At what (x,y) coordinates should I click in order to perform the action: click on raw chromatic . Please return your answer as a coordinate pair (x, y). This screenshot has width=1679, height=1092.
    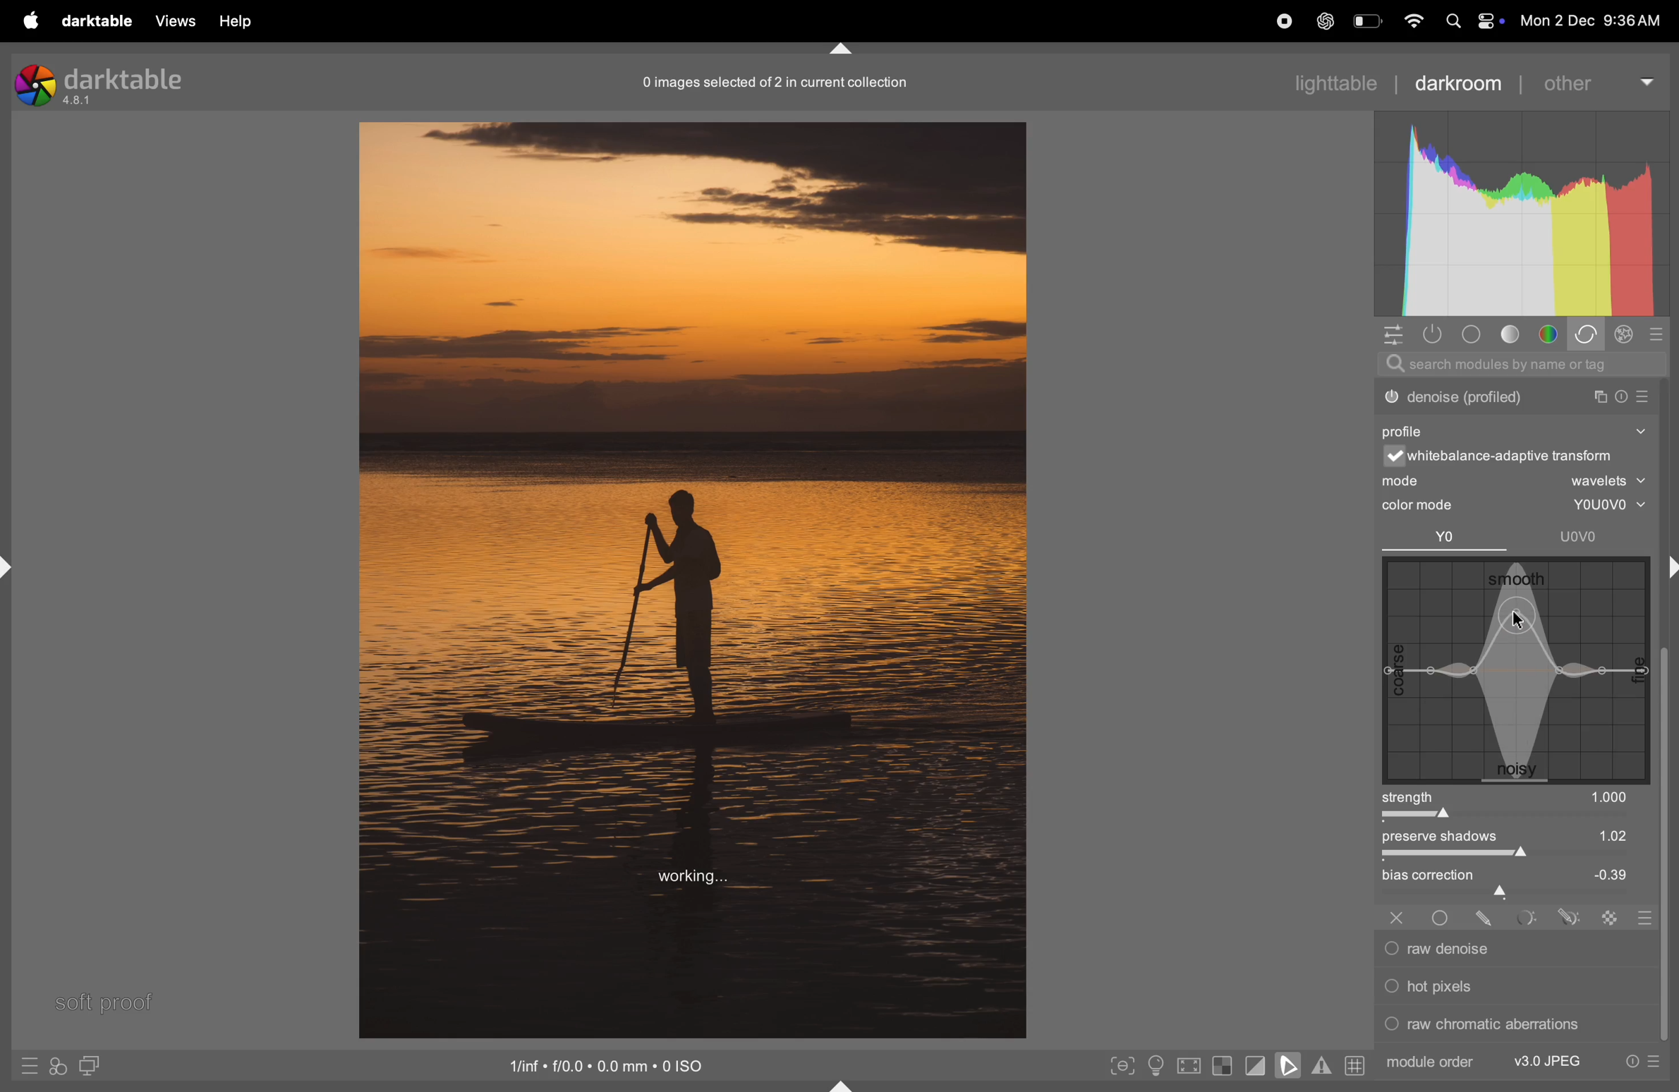
    Looking at the image, I should click on (1513, 1028).